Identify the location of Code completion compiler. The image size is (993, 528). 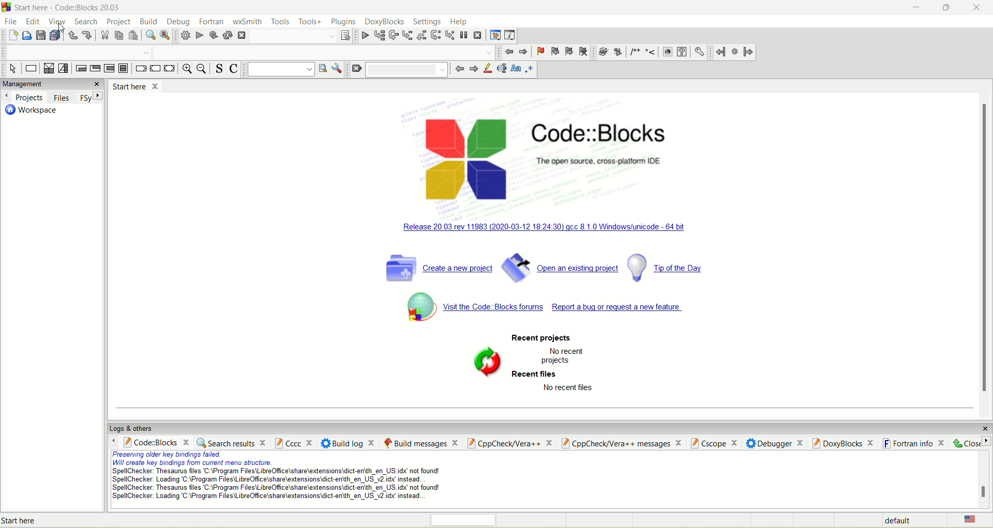
(76, 52).